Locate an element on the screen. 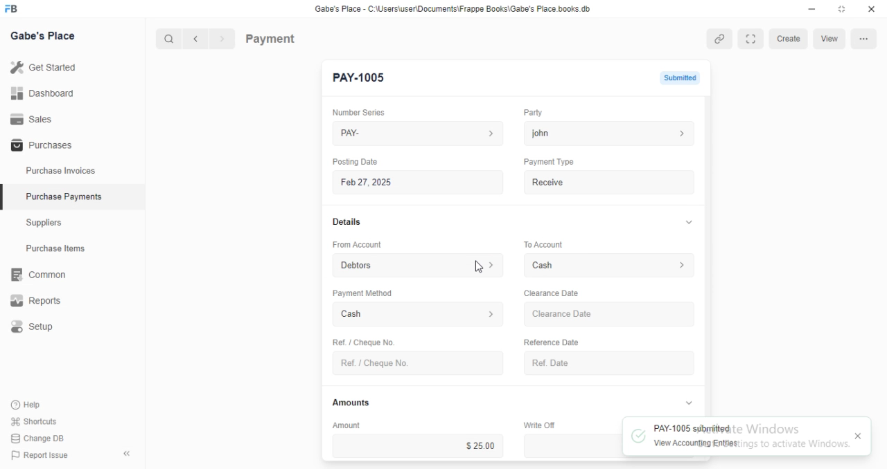  Debtors is located at coordinates (419, 264).